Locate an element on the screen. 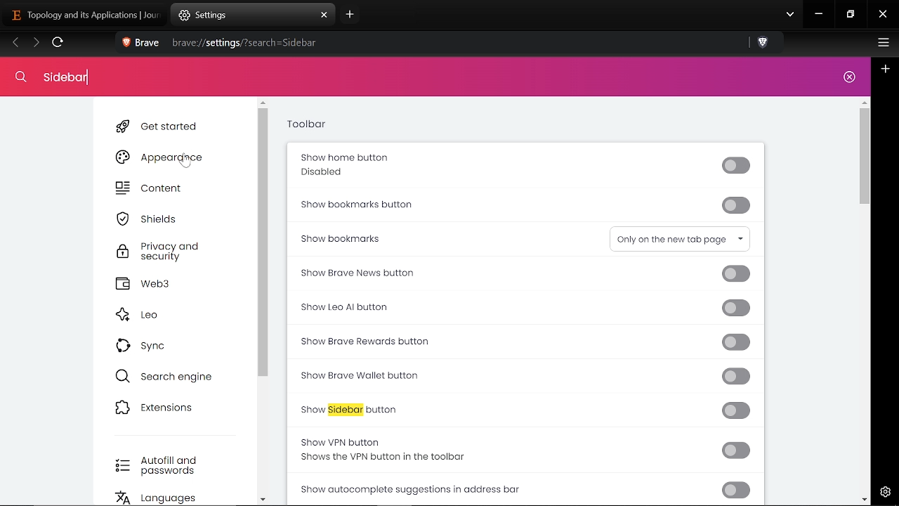  OPtions for show bookmark is located at coordinates (680, 238).